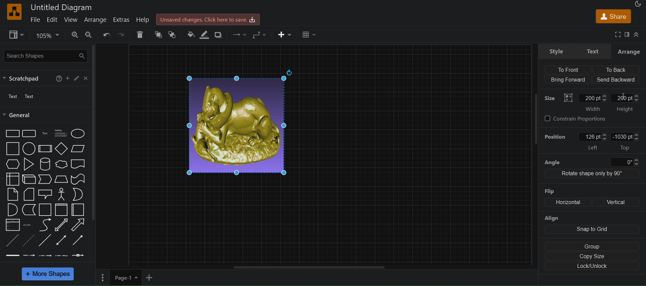 The image size is (646, 286). What do you see at coordinates (121, 19) in the screenshot?
I see `extras` at bounding box center [121, 19].